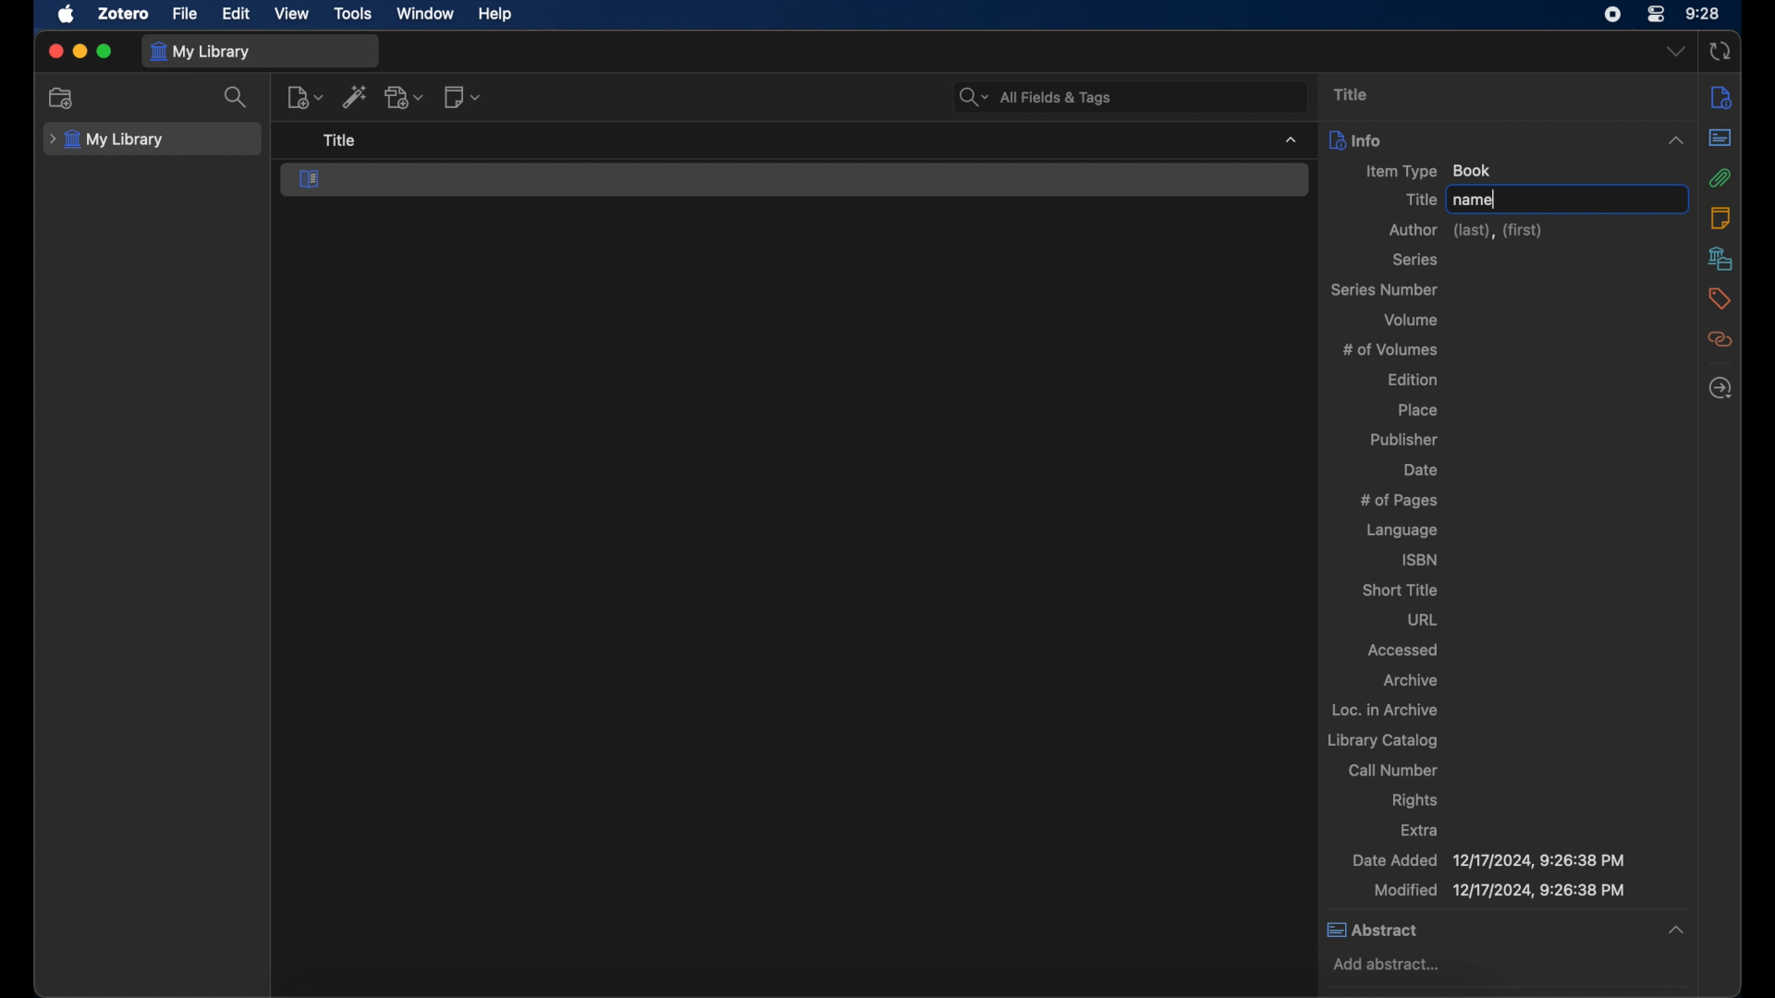 The height and width of the screenshot is (998, 1775). Describe the element at coordinates (1721, 217) in the screenshot. I see `notes` at that location.